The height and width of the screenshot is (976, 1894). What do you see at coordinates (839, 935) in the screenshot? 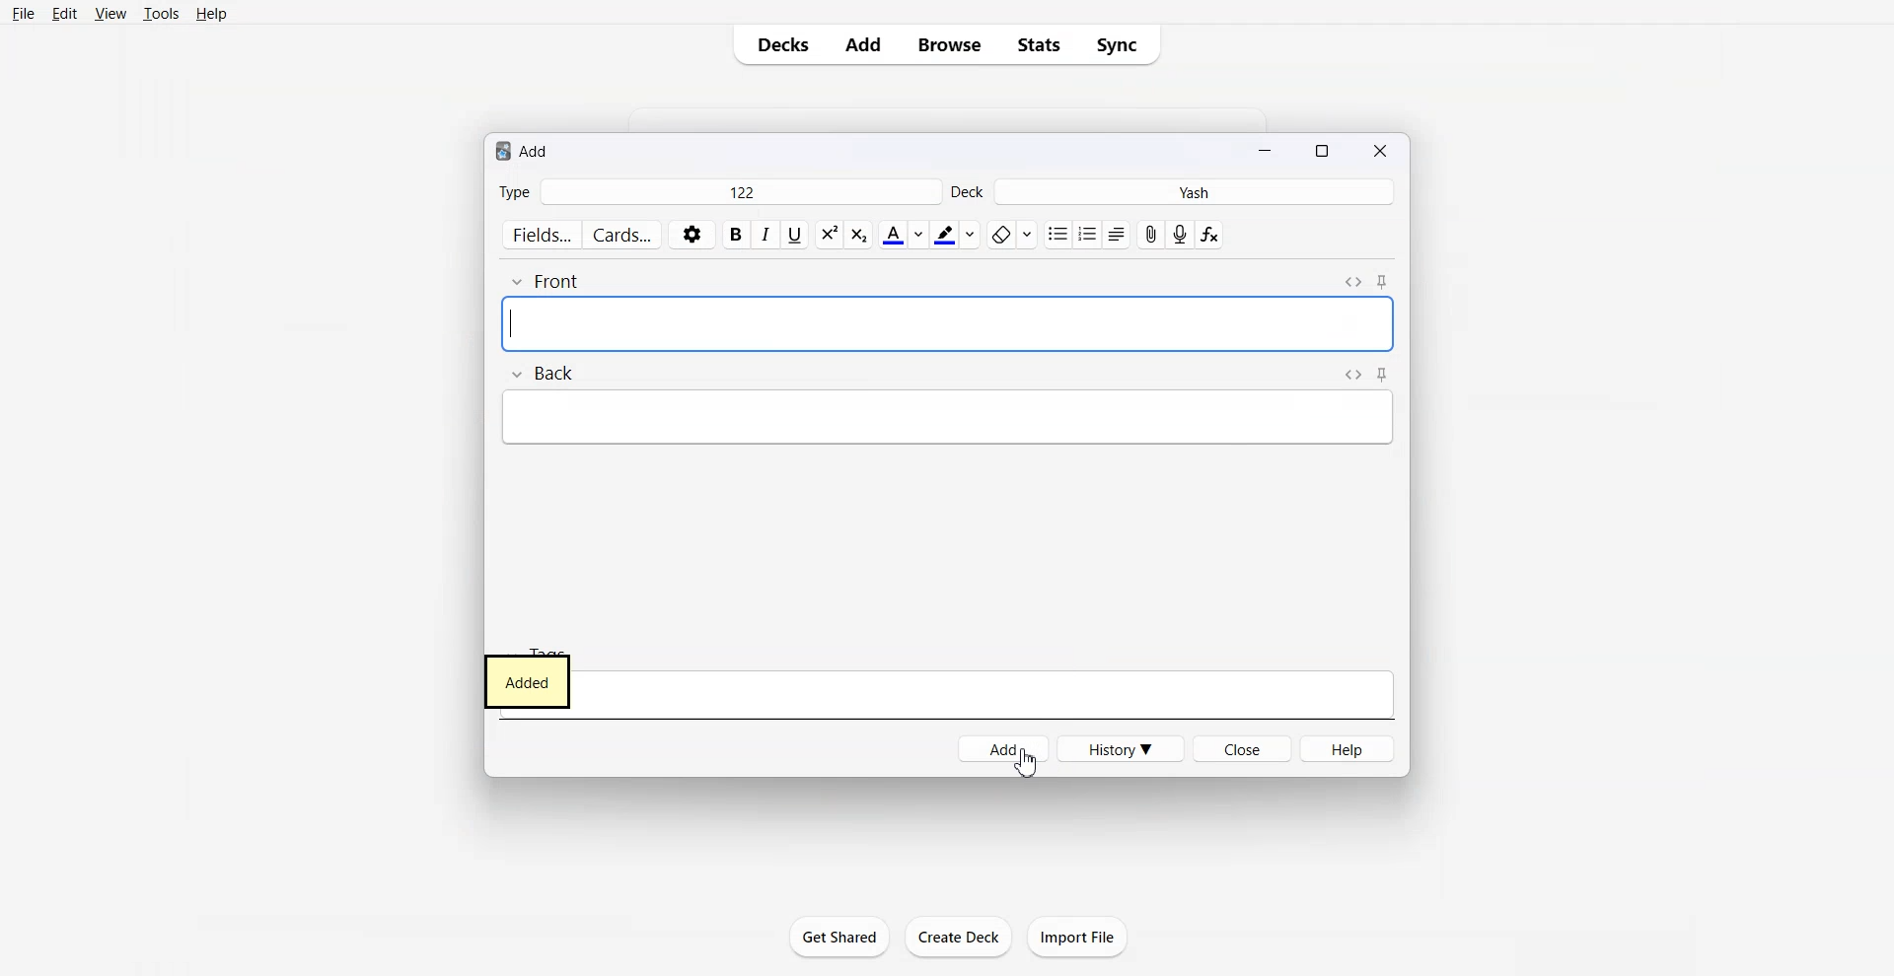
I see `Get Shared` at bounding box center [839, 935].